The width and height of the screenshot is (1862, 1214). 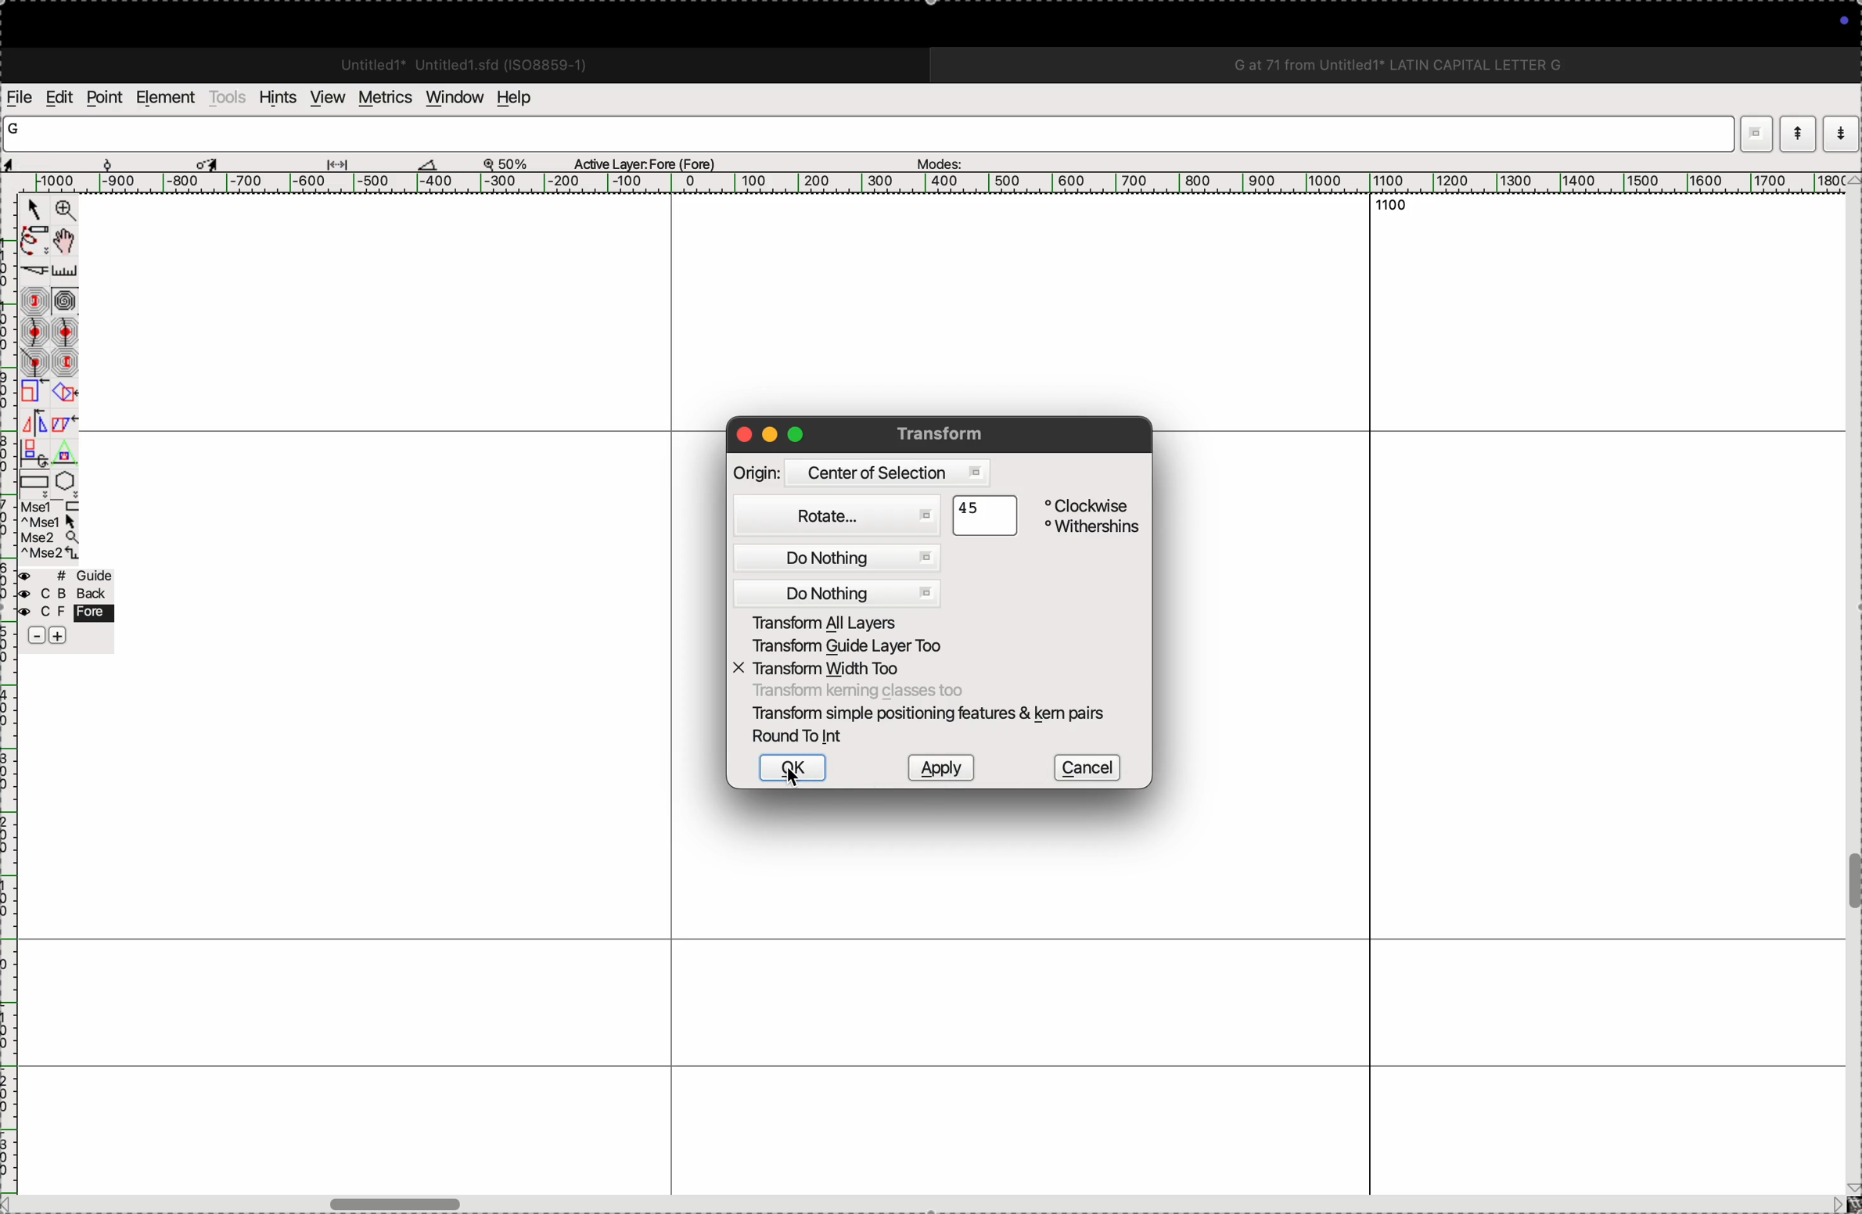 What do you see at coordinates (940, 182) in the screenshot?
I see `scale` at bounding box center [940, 182].